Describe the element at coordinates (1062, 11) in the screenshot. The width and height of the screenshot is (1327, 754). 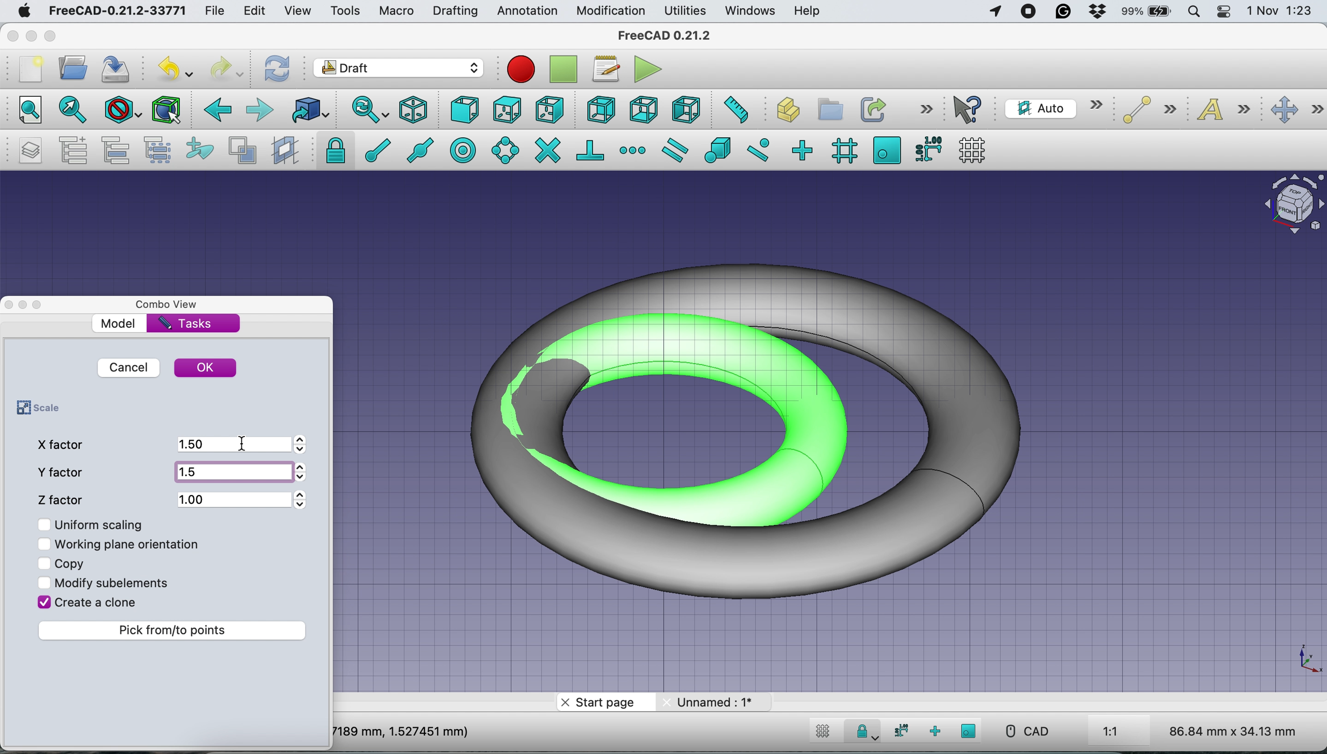
I see `grammarly` at that location.